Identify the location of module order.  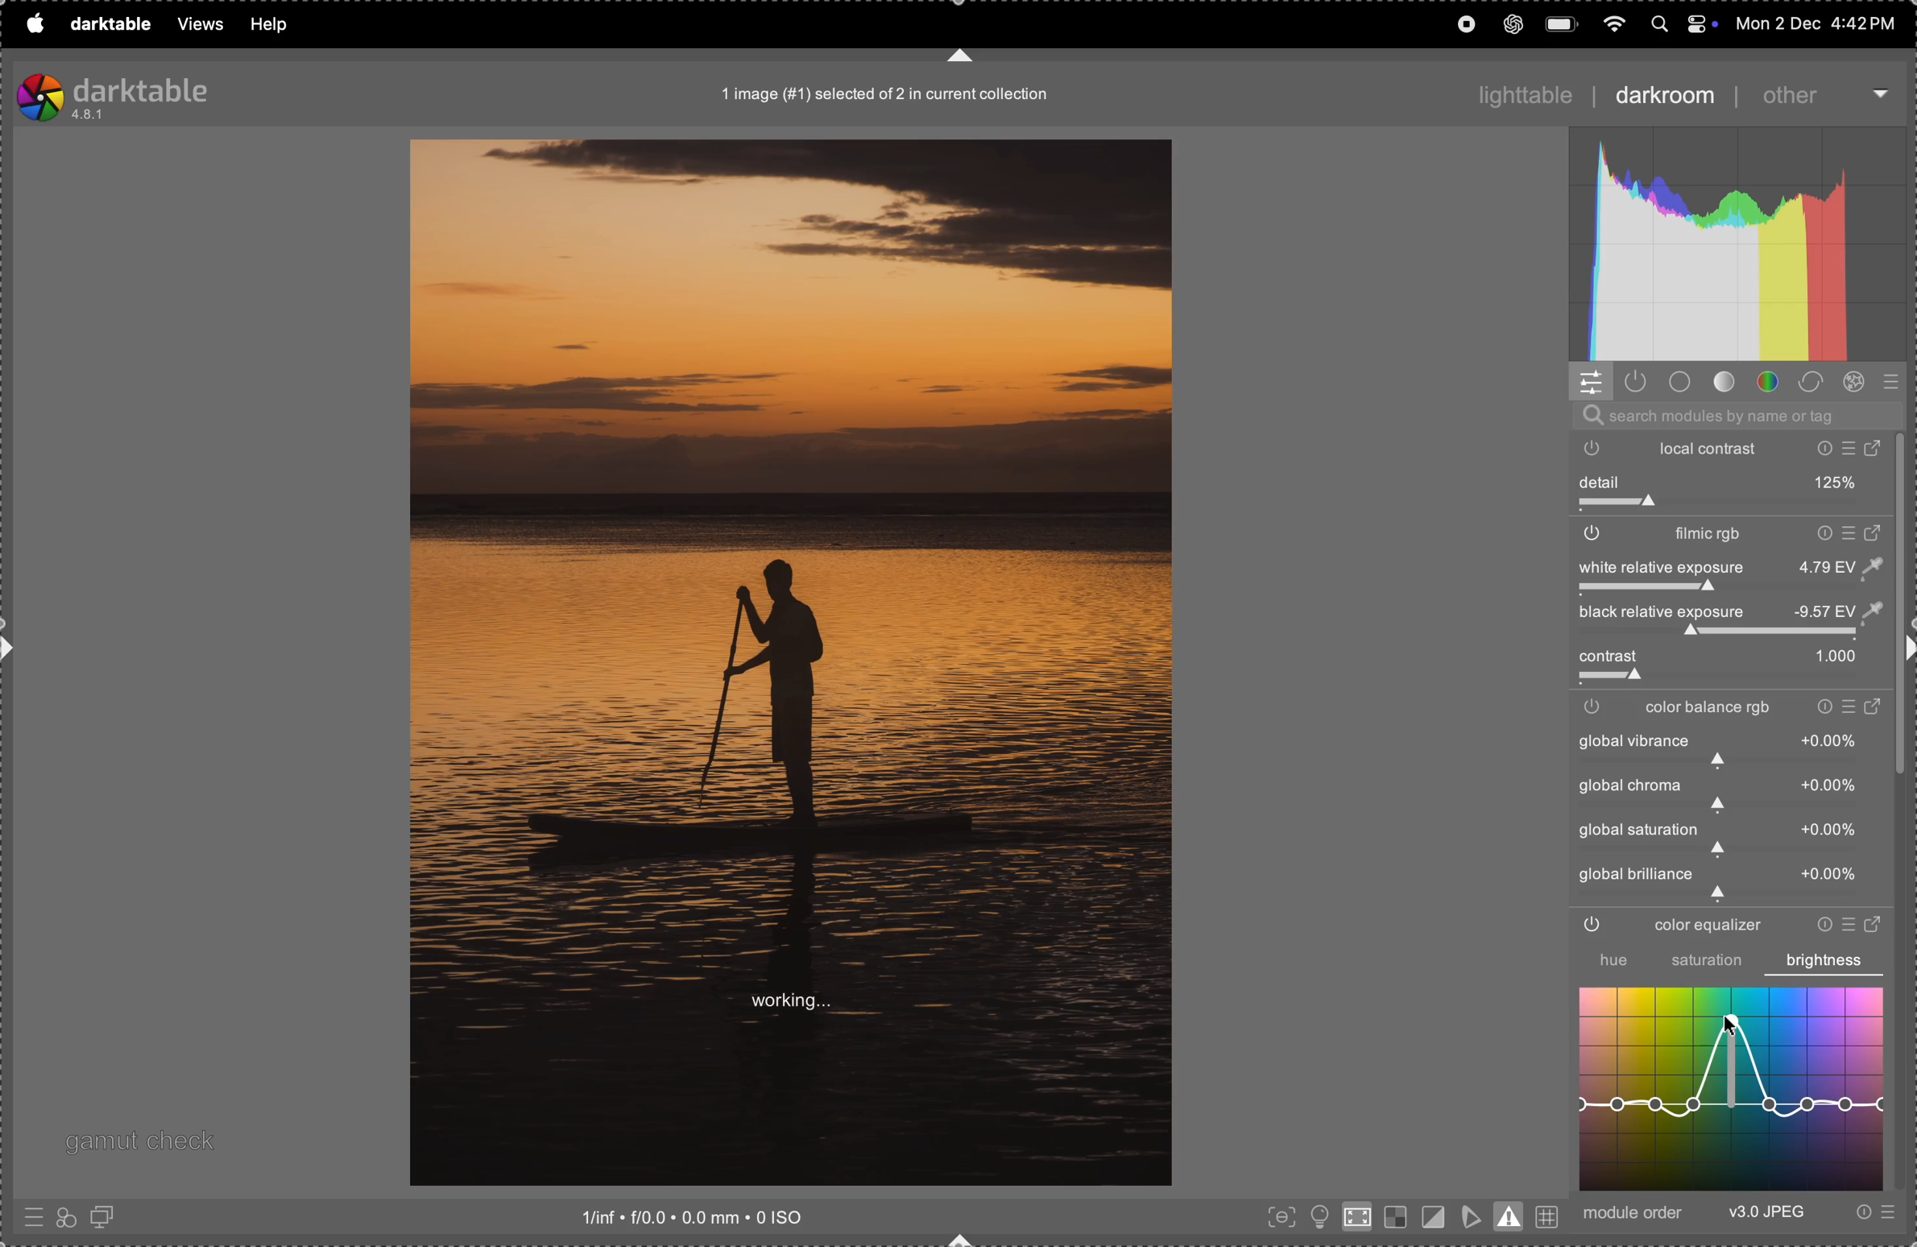
(1637, 1213).